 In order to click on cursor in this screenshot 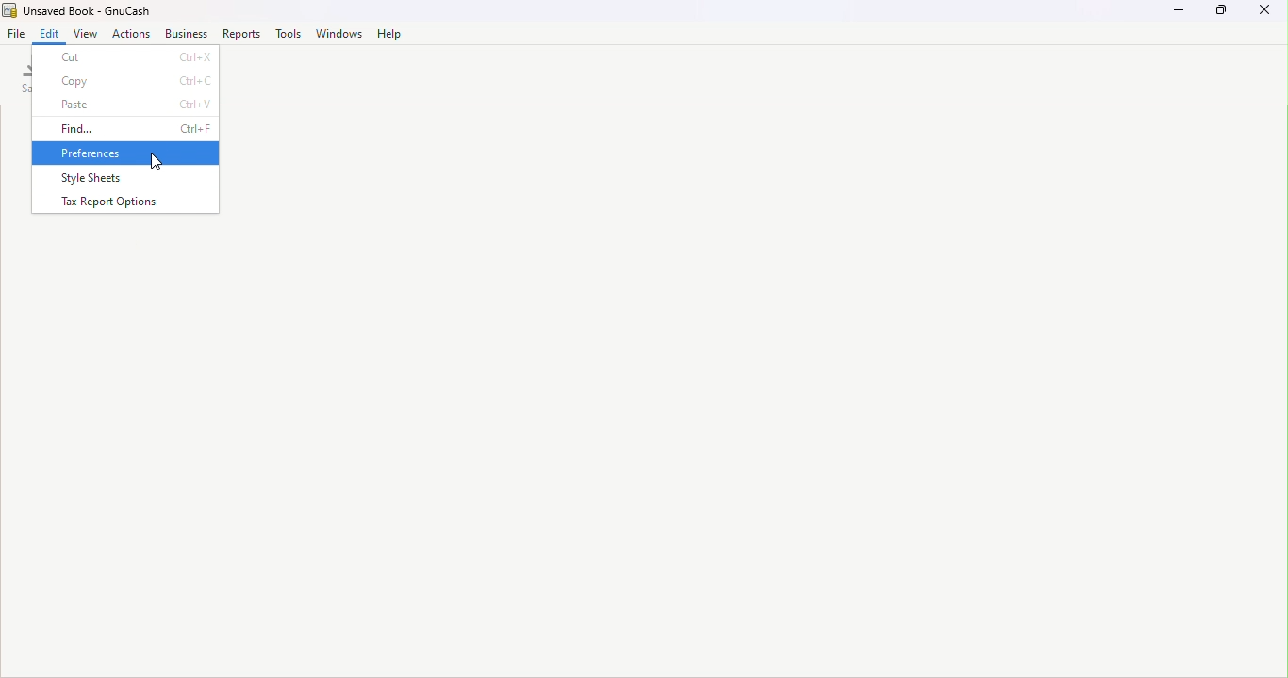, I will do `click(157, 164)`.